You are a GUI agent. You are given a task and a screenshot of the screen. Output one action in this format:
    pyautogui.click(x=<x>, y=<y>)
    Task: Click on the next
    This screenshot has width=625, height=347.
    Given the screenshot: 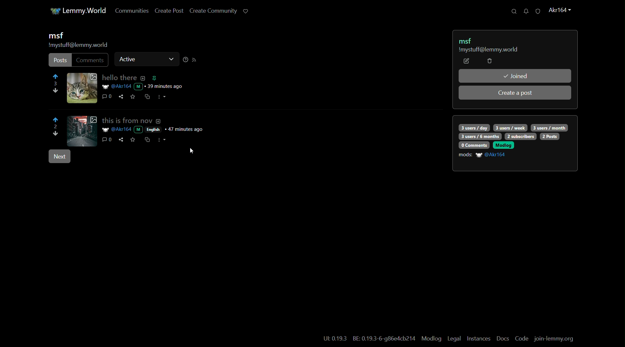 What is the action you would take?
    pyautogui.click(x=59, y=157)
    